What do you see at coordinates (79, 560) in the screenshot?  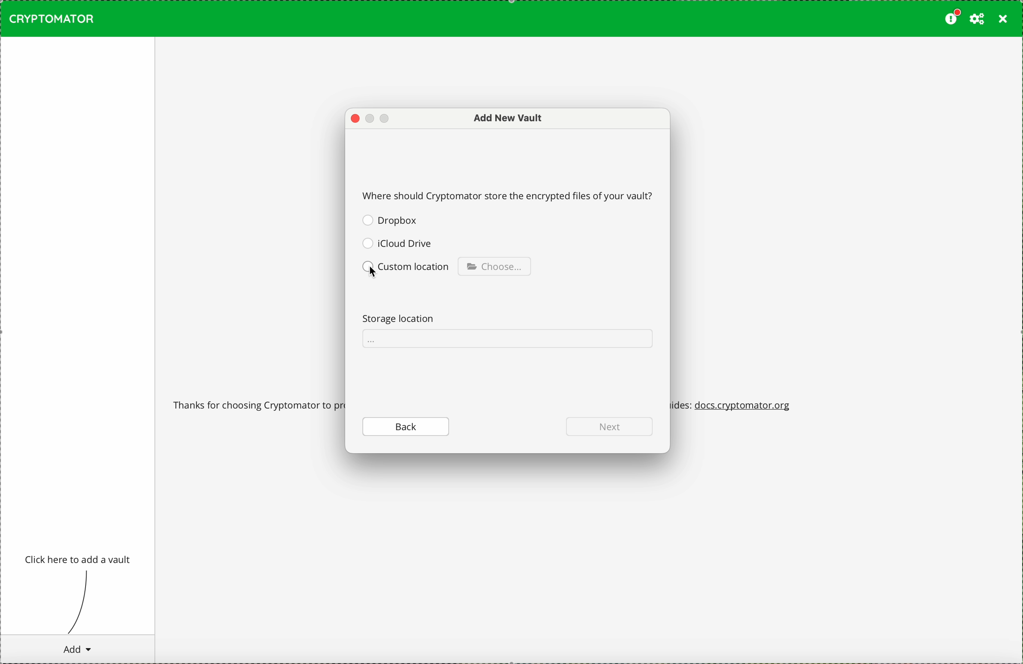 I see `click to add a vault` at bounding box center [79, 560].